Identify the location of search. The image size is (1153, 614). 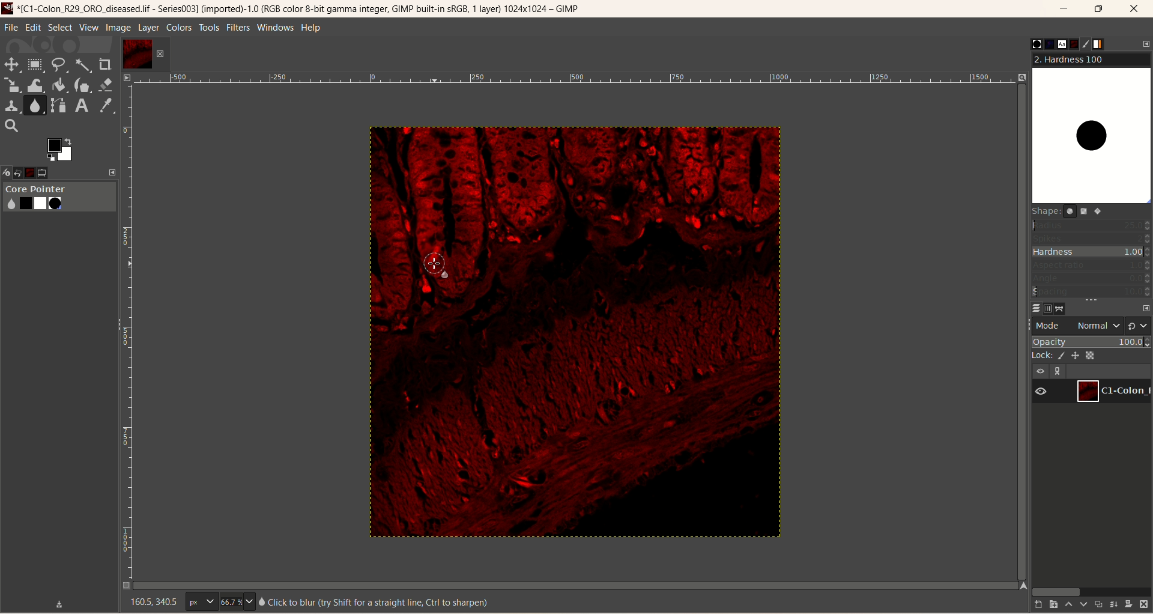
(11, 126).